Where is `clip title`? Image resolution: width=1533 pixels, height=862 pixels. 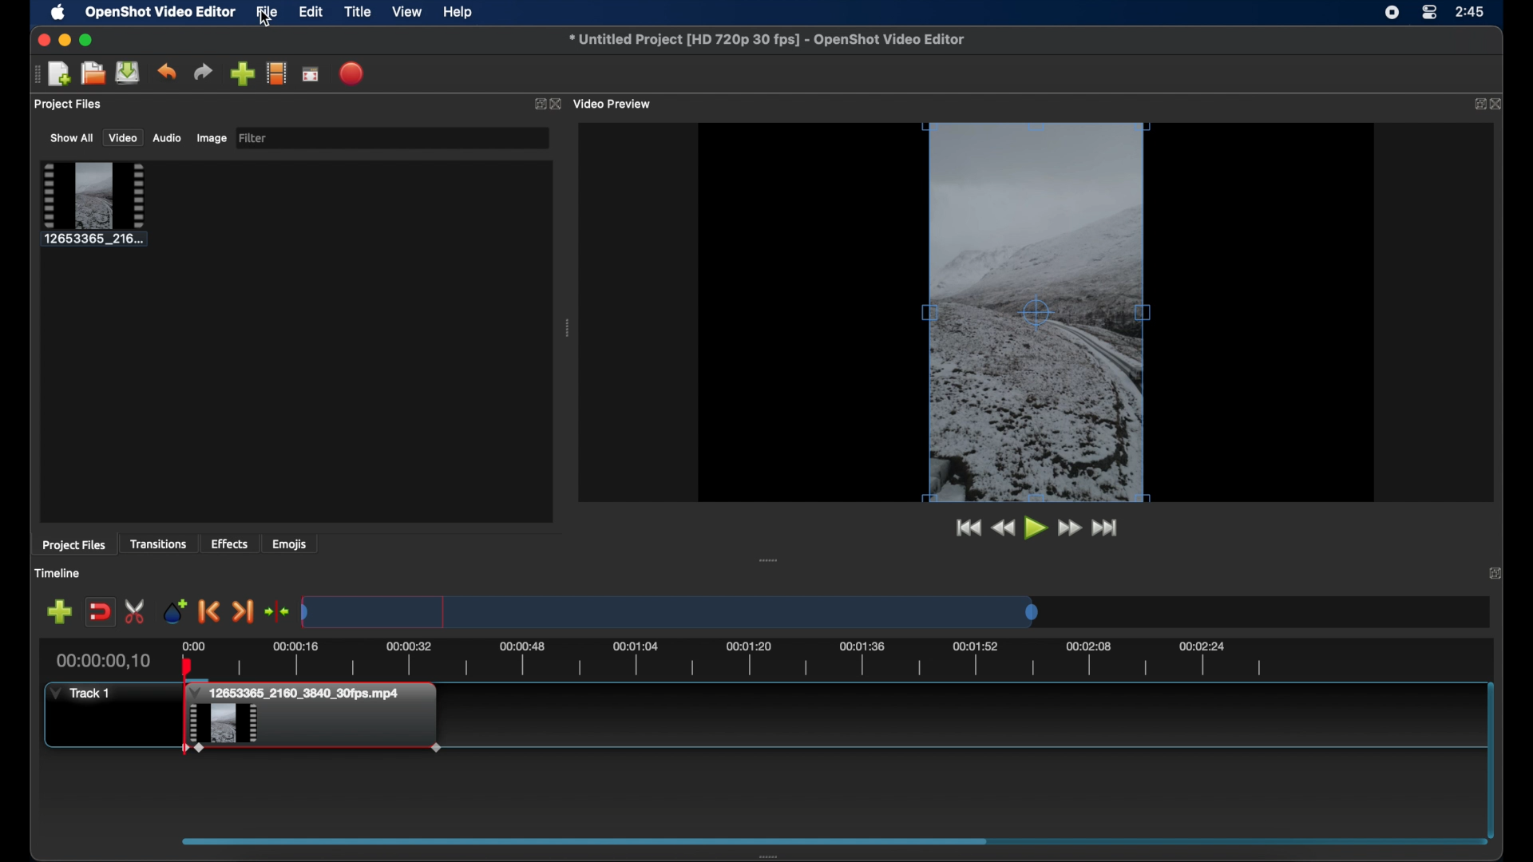 clip title is located at coordinates (300, 693).